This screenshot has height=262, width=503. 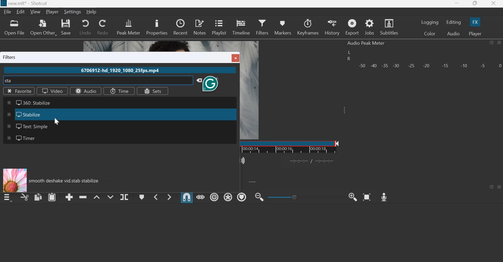 What do you see at coordinates (220, 27) in the screenshot?
I see `Playlist` at bounding box center [220, 27].